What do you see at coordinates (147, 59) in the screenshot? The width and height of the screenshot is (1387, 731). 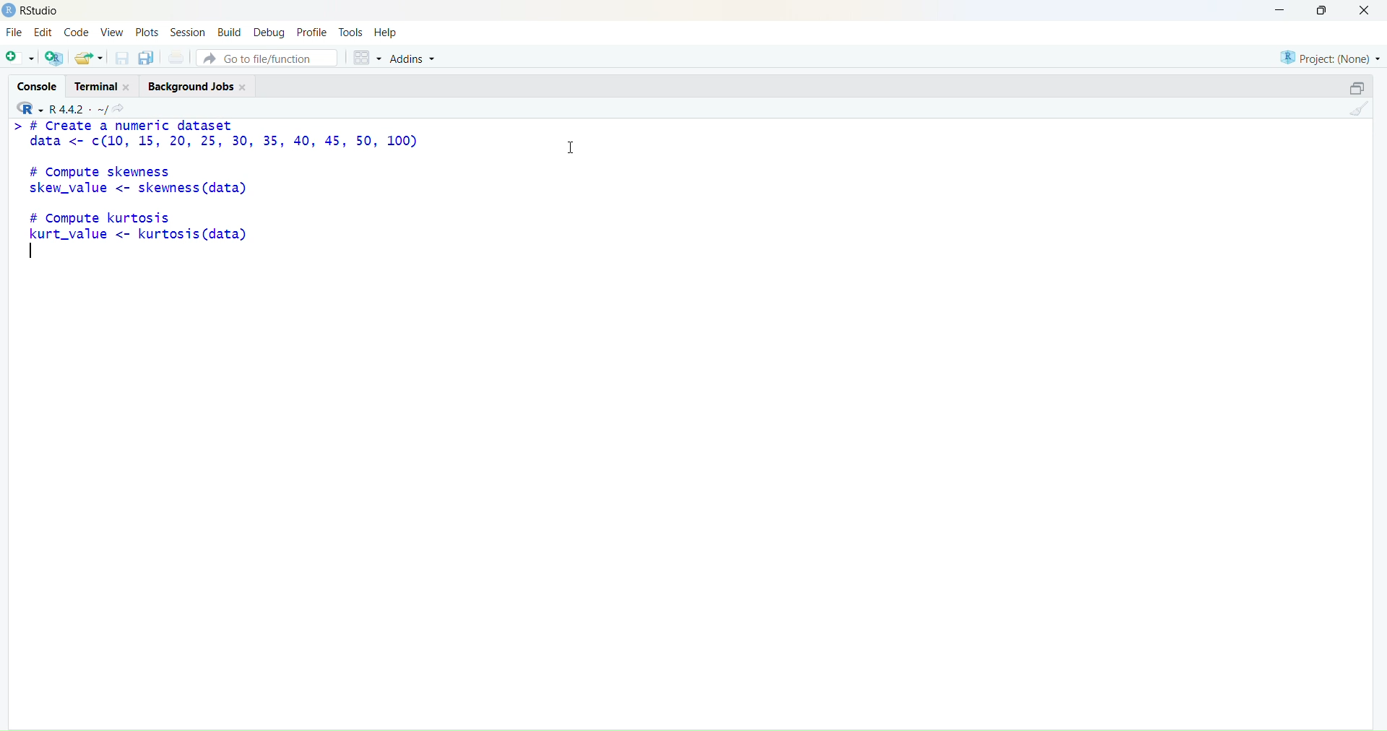 I see `Save all open documents (Ctrl + Alt + S)` at bounding box center [147, 59].